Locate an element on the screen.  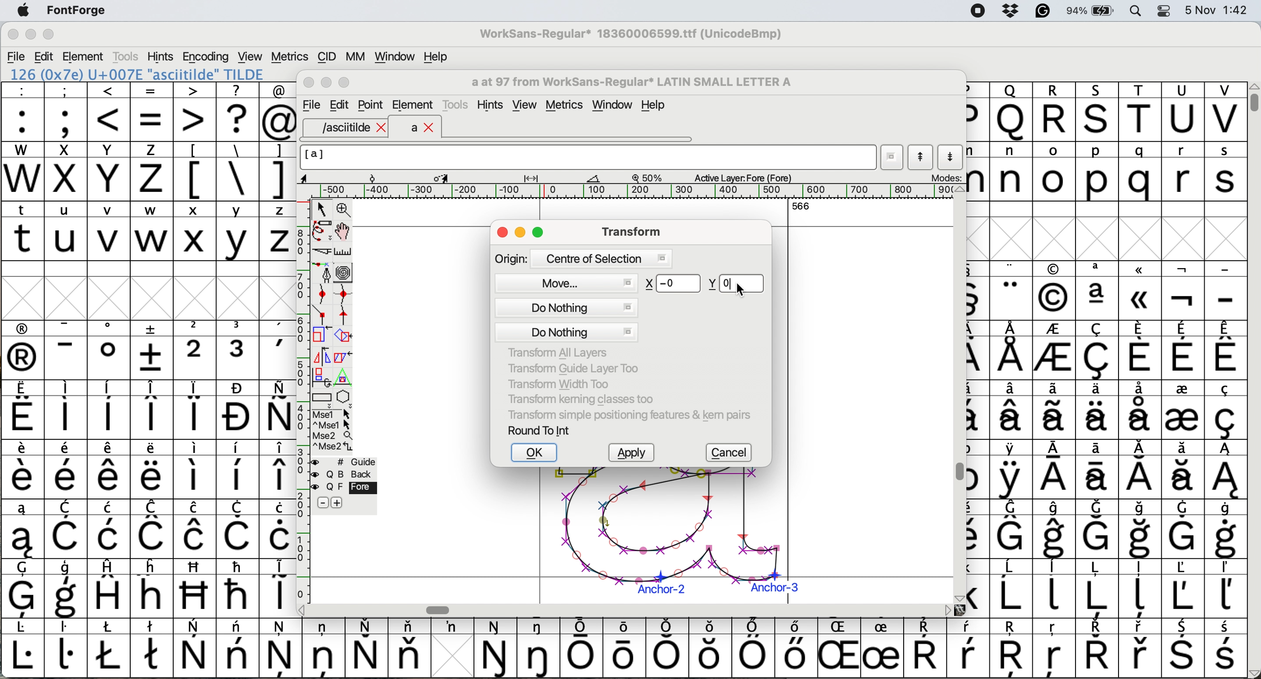
@ is located at coordinates (279, 112).